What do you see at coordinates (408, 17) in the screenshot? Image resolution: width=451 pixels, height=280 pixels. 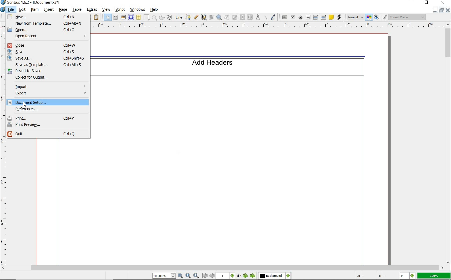 I see `visual appearance of the display` at bounding box center [408, 17].